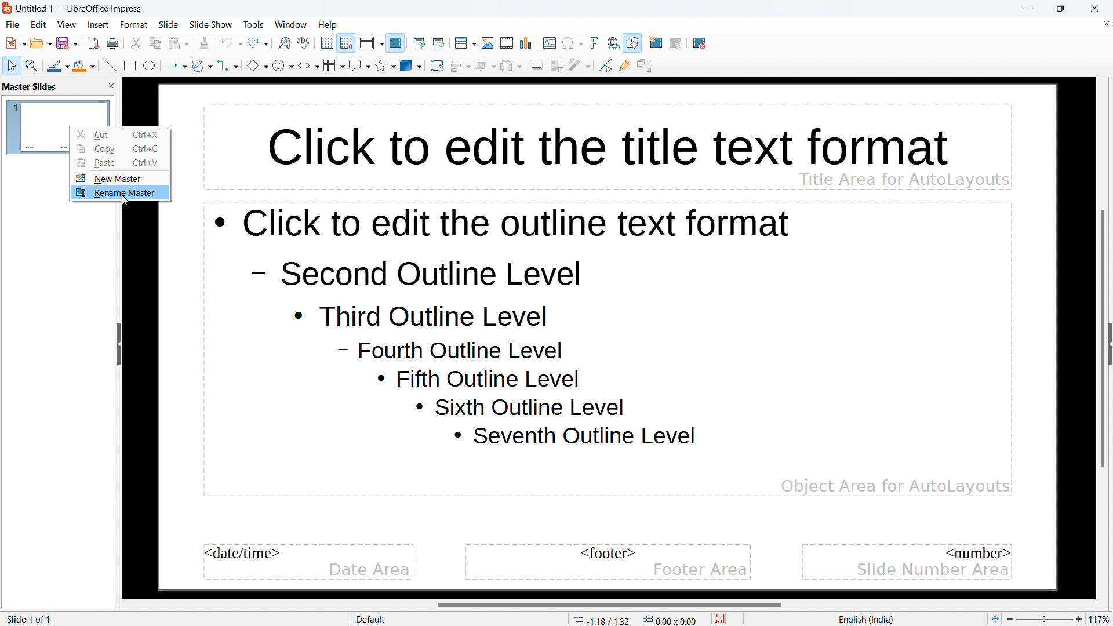 The height and width of the screenshot is (626, 1113). Describe the element at coordinates (385, 65) in the screenshot. I see `stars and banners` at that location.